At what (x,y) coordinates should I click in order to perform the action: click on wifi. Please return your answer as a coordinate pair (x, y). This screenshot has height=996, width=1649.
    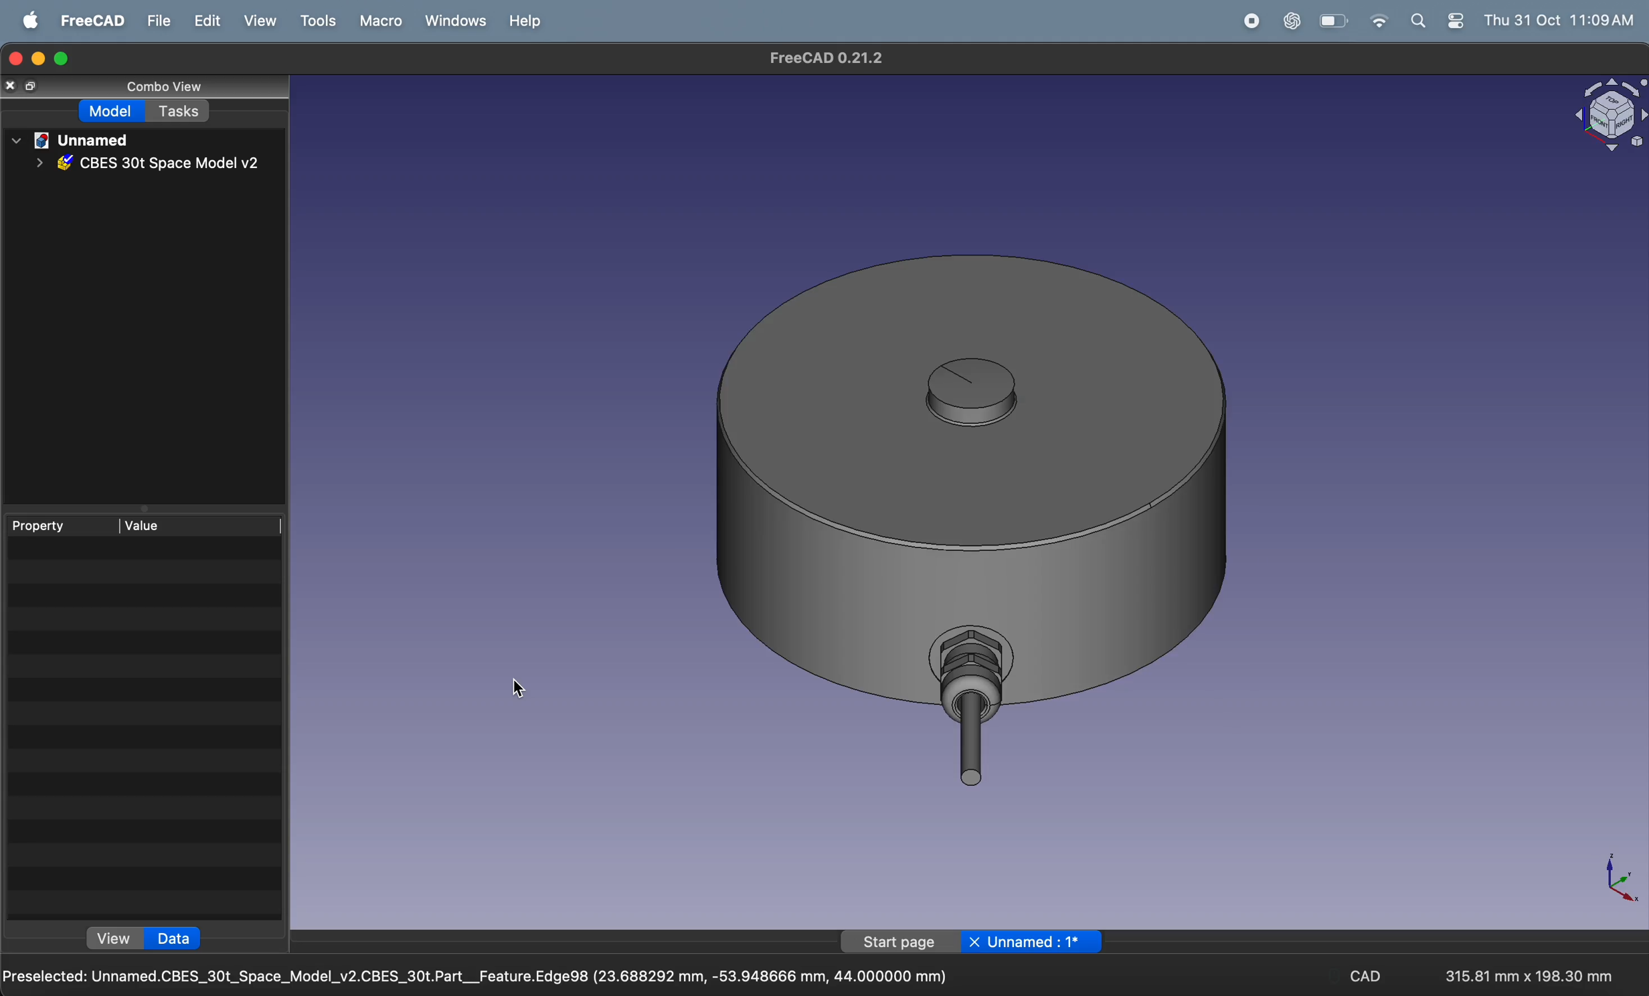
    Looking at the image, I should click on (1376, 21).